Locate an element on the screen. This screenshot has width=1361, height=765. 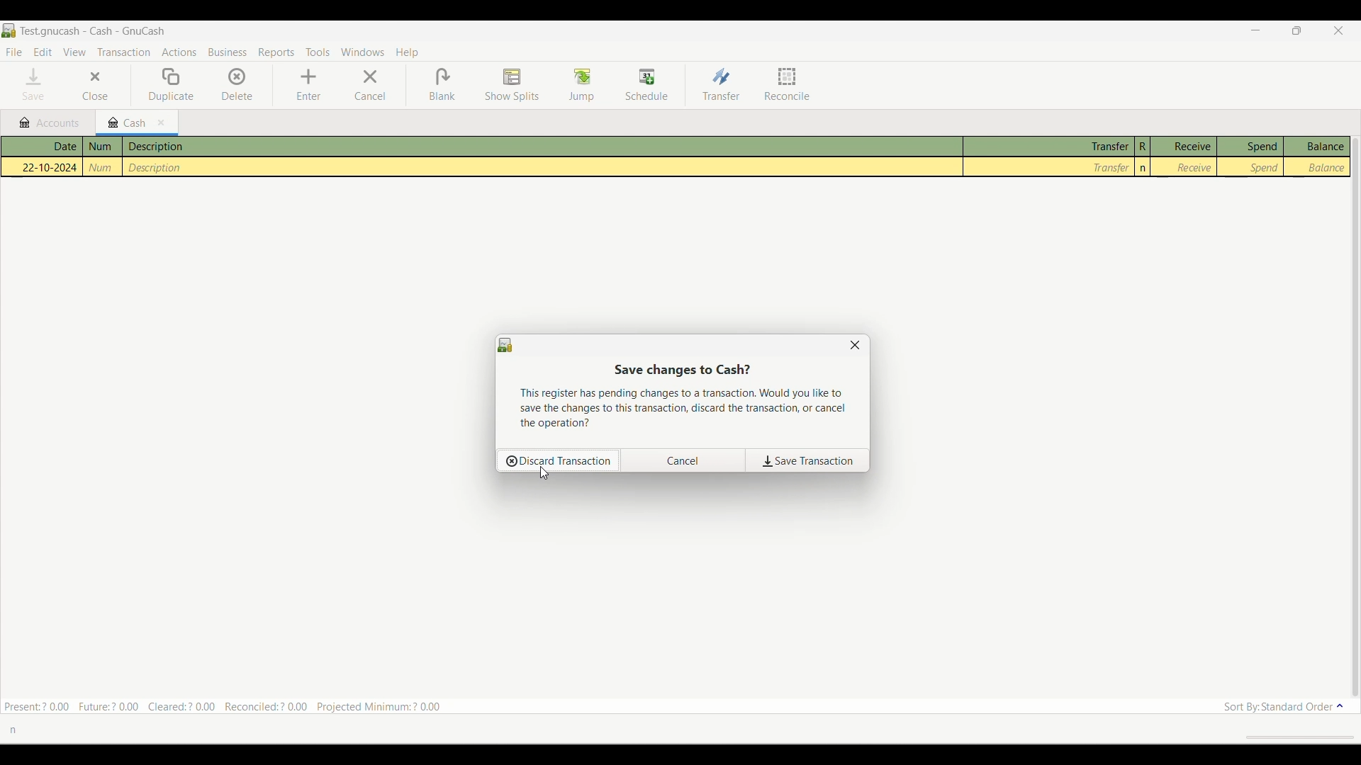
Present:?0.00 Future:? 0.00 Cleared:?0.00 n Reconciled:? 0.00 Projected Minimum:? 0.00 is located at coordinates (228, 704).